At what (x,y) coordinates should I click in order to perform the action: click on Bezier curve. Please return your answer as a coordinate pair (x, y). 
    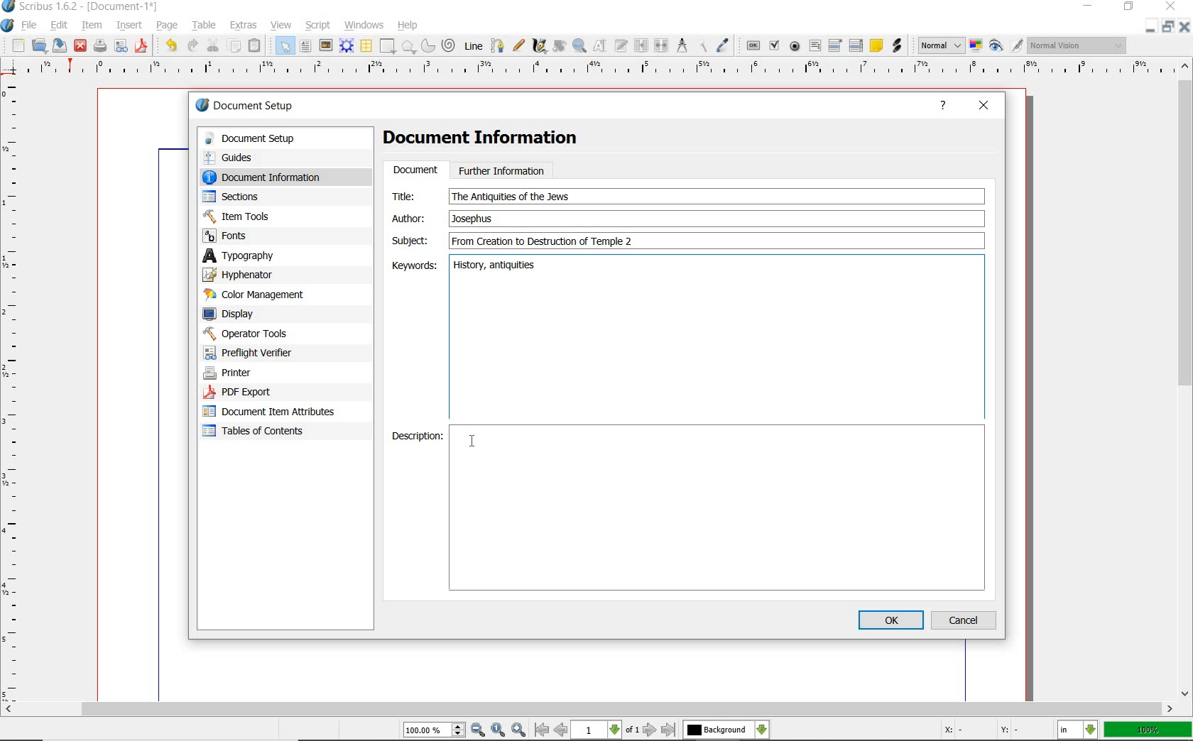
    Looking at the image, I should click on (497, 45).